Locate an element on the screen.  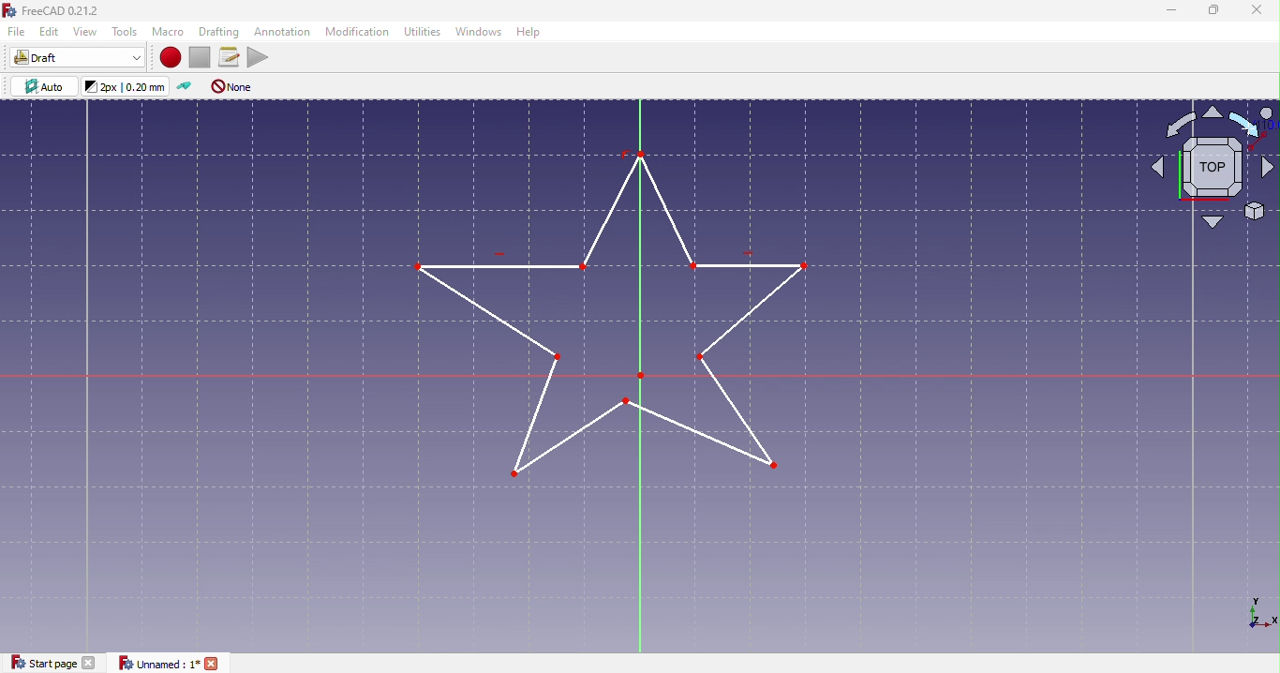
Annotation is located at coordinates (281, 34).